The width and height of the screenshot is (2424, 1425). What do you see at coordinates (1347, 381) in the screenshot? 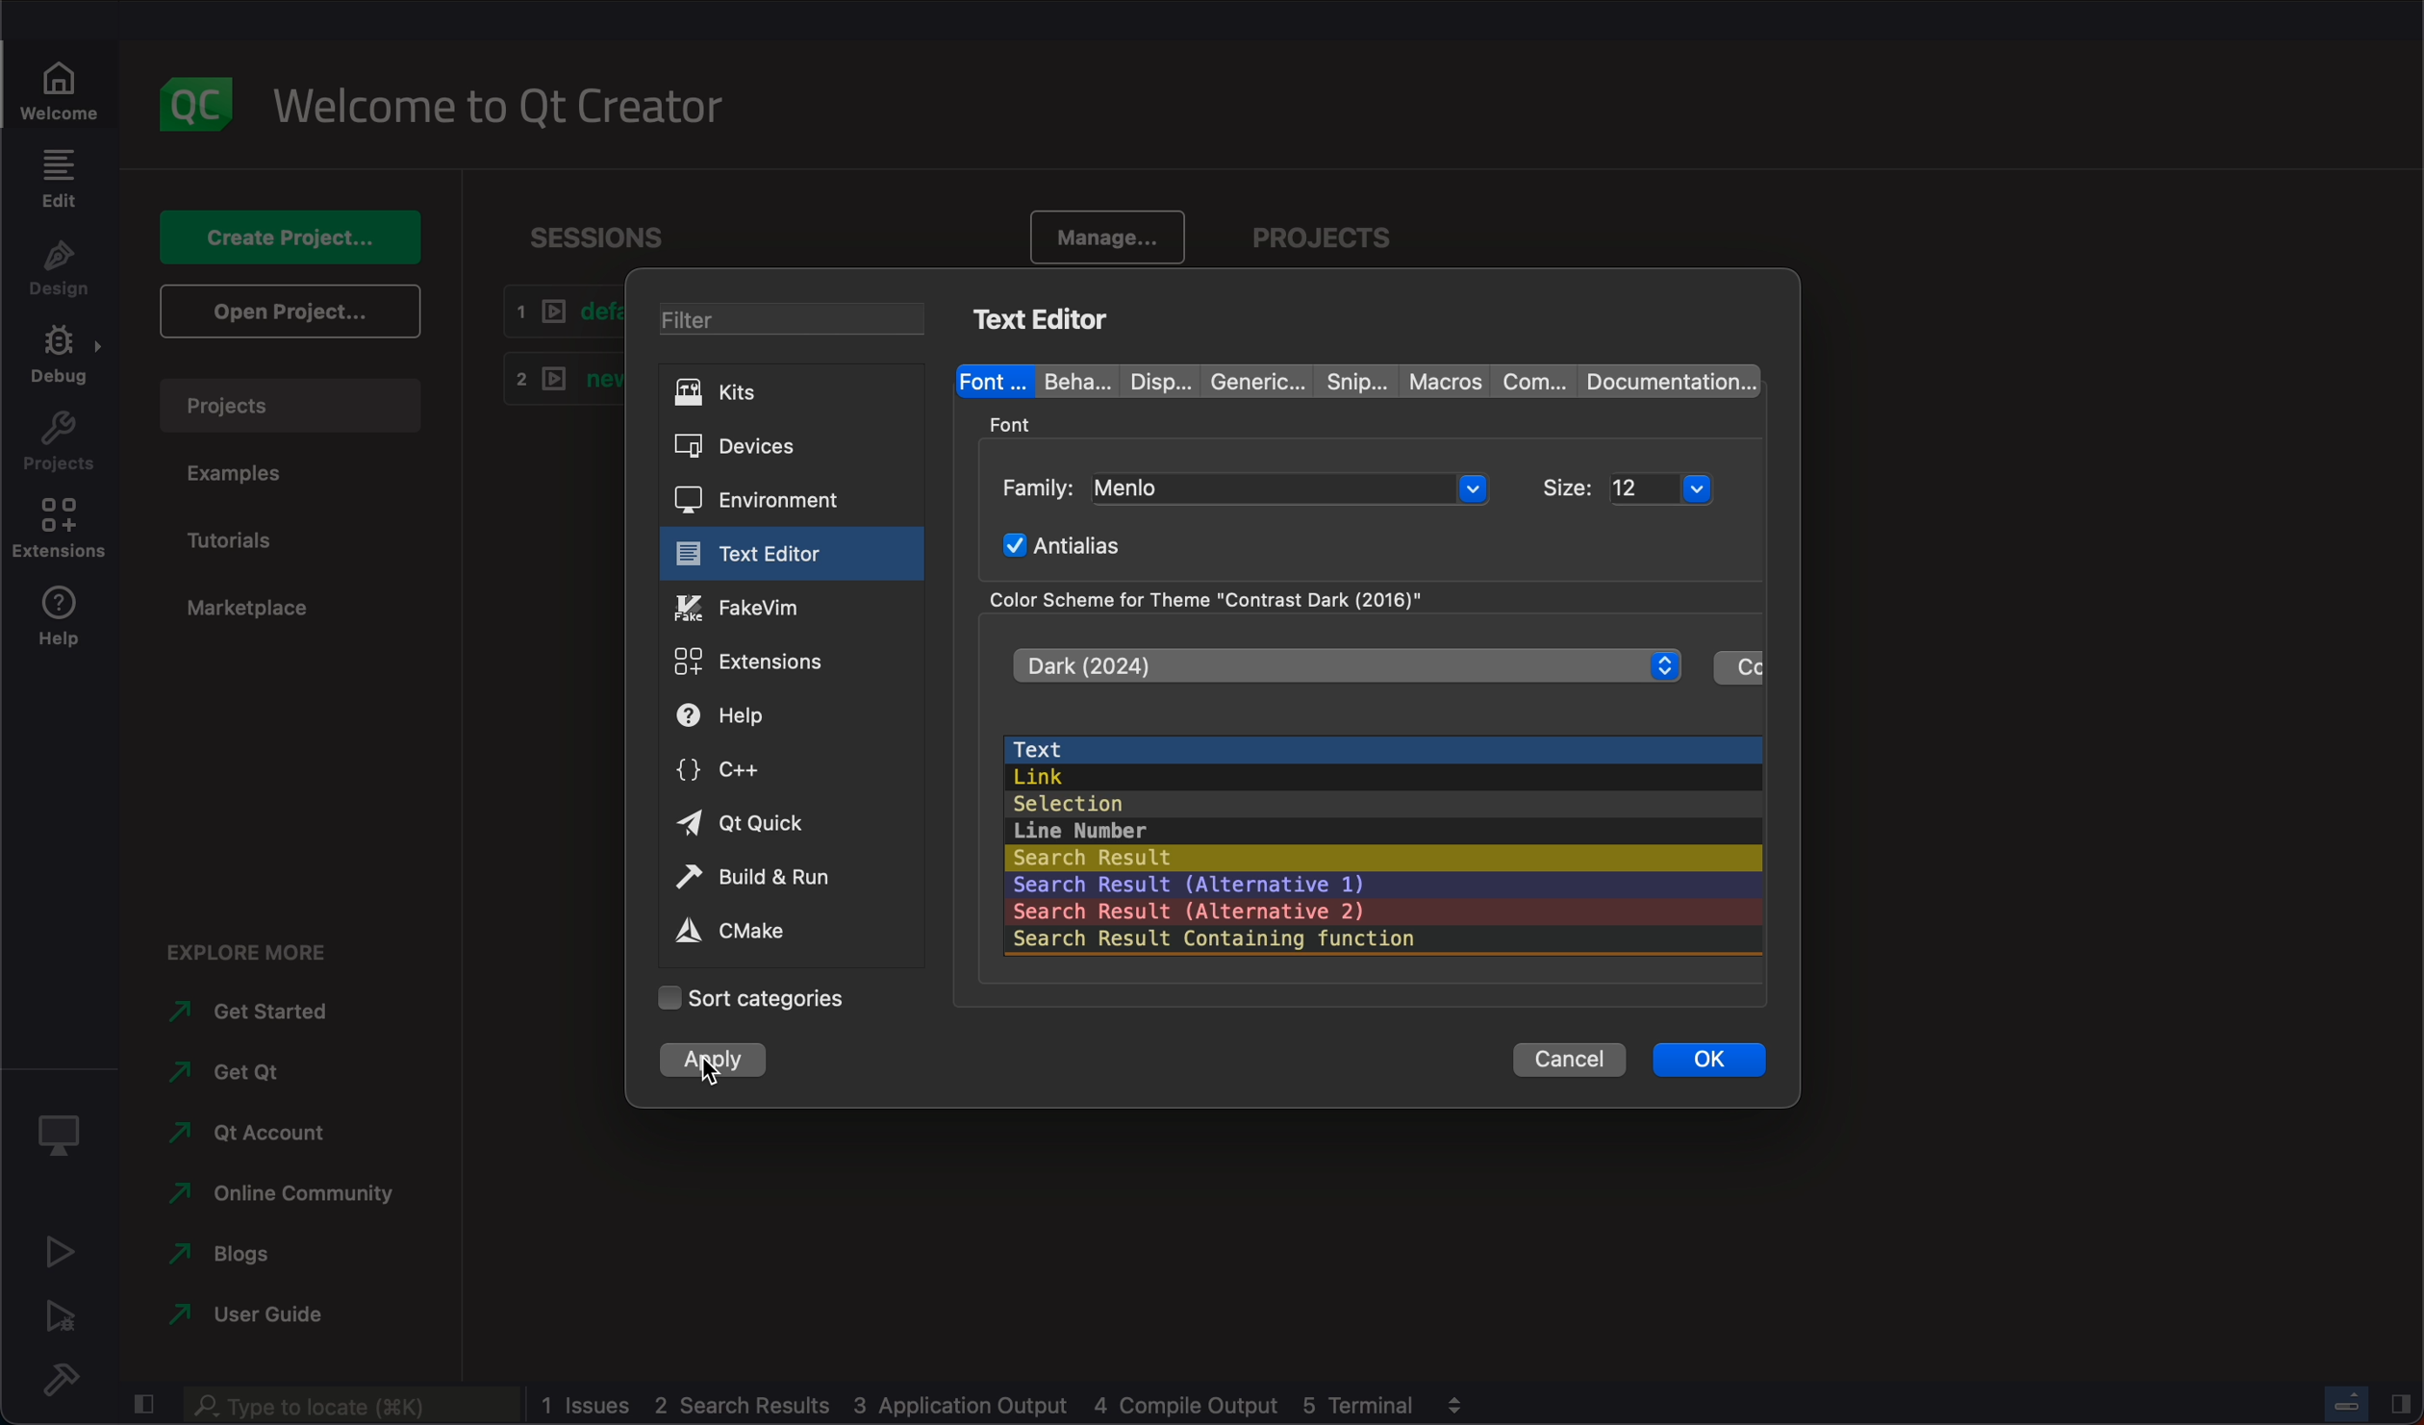
I see `snip` at bounding box center [1347, 381].